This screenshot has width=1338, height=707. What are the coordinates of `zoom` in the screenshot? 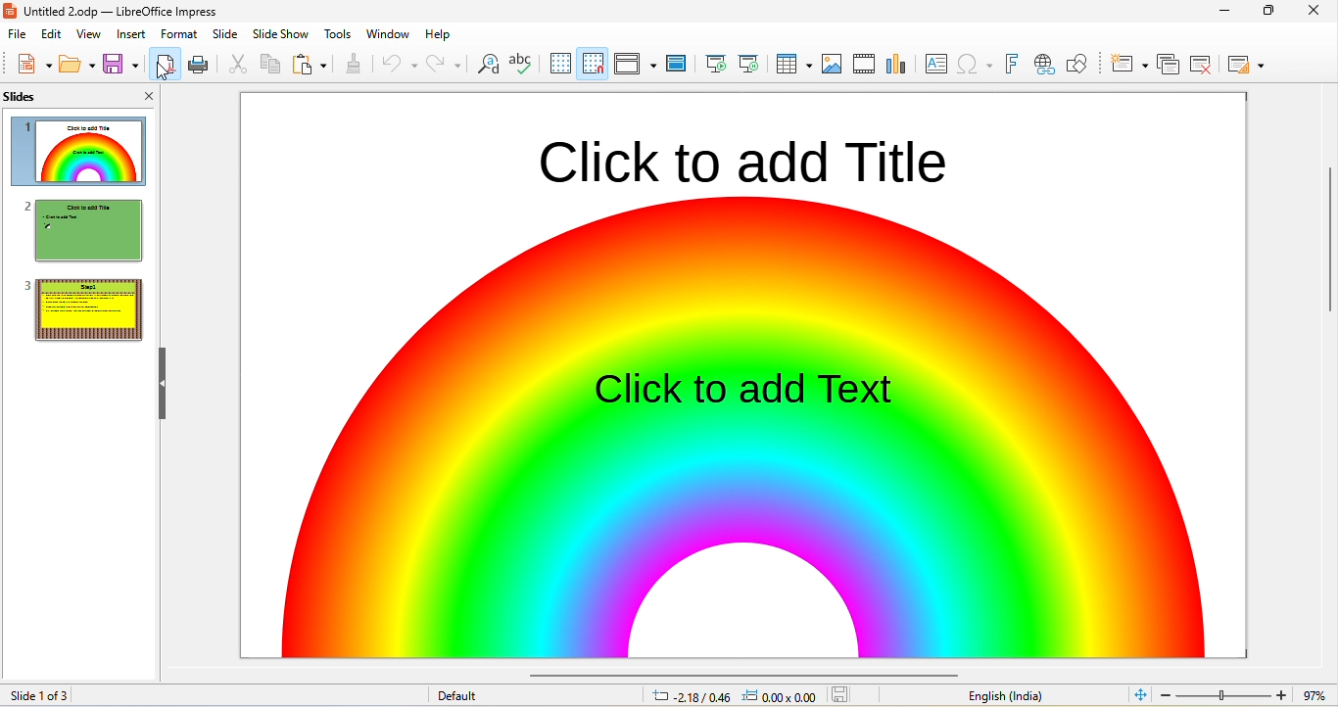 It's located at (1247, 693).